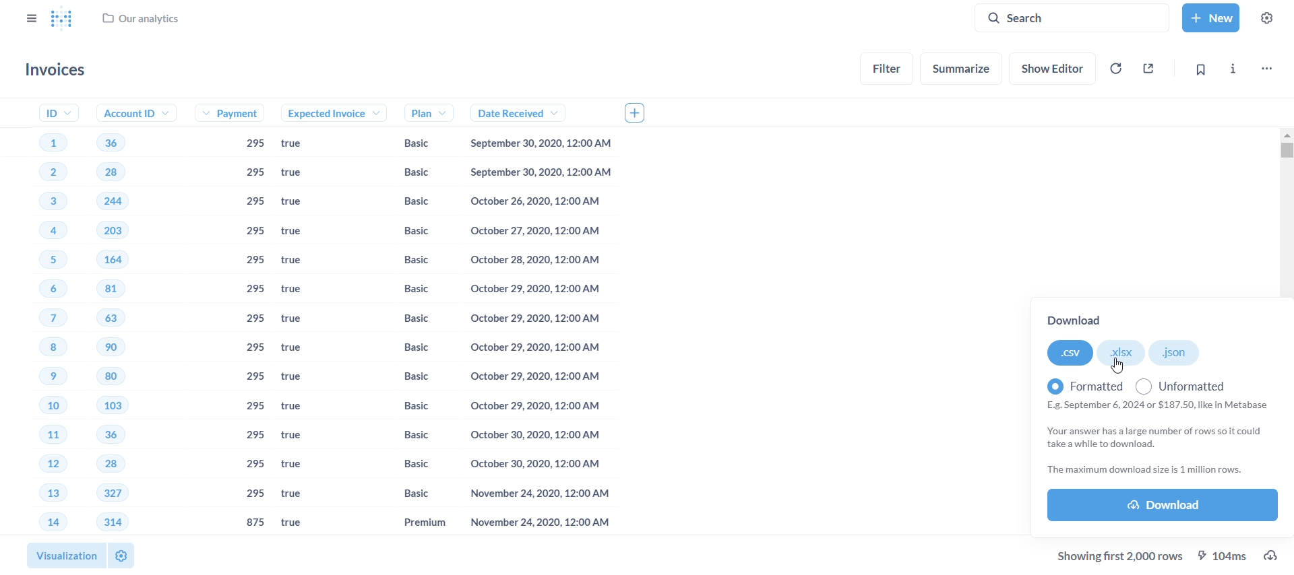  I want to click on true, so click(300, 320).